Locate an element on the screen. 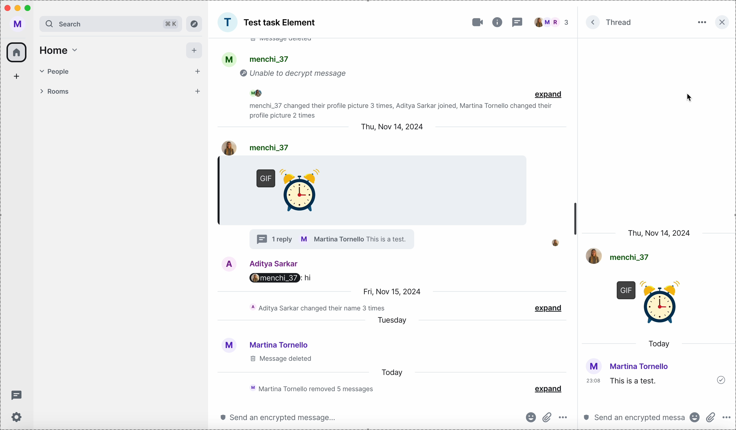 The width and height of the screenshot is (736, 430). Aditya's message is located at coordinates (282, 279).